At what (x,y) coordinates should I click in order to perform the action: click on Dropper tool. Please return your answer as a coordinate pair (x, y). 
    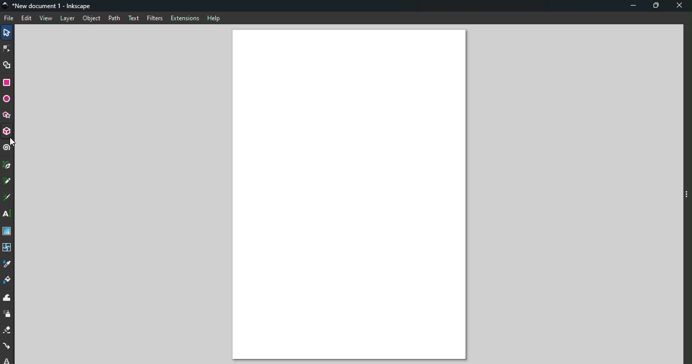
    Looking at the image, I should click on (8, 263).